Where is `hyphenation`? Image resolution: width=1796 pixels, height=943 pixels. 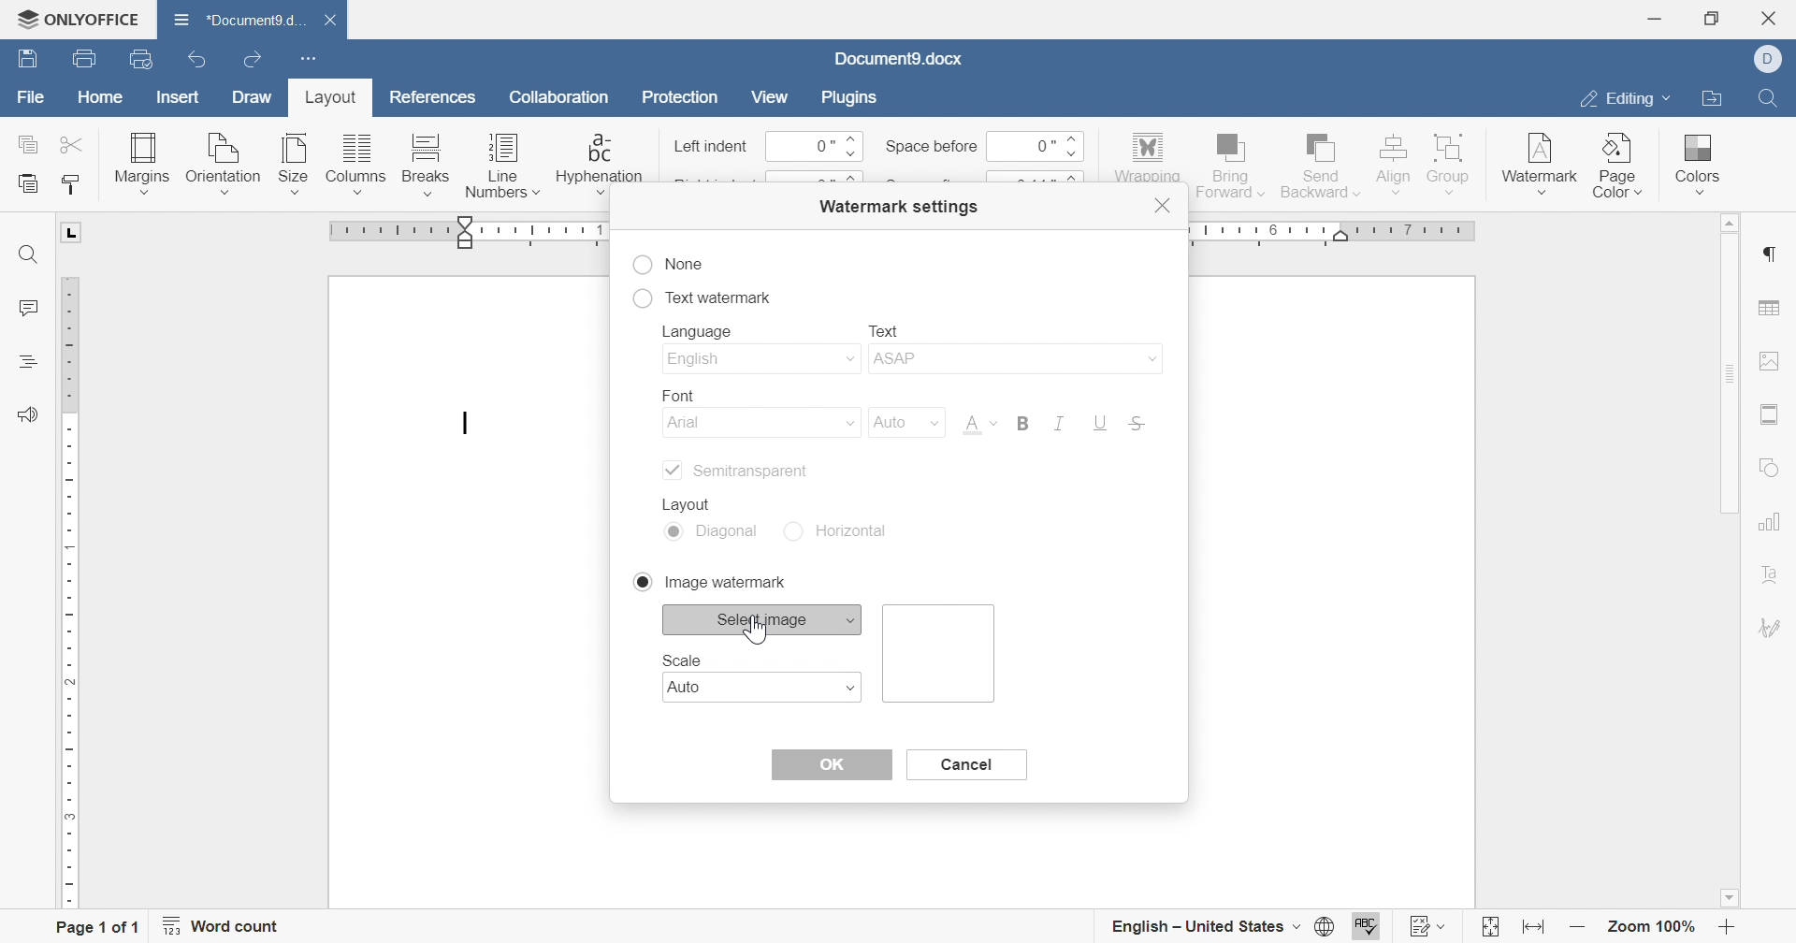
hyphenation is located at coordinates (599, 164).